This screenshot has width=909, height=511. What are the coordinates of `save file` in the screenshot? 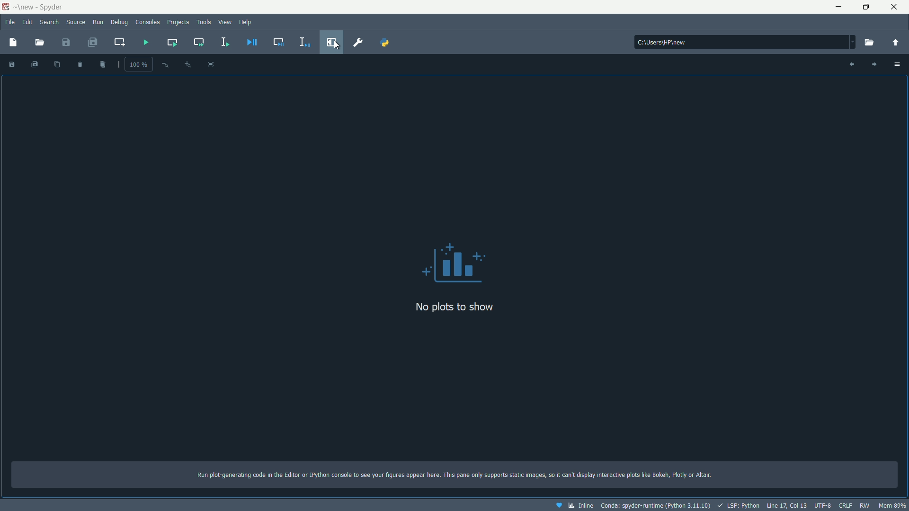 It's located at (65, 42).